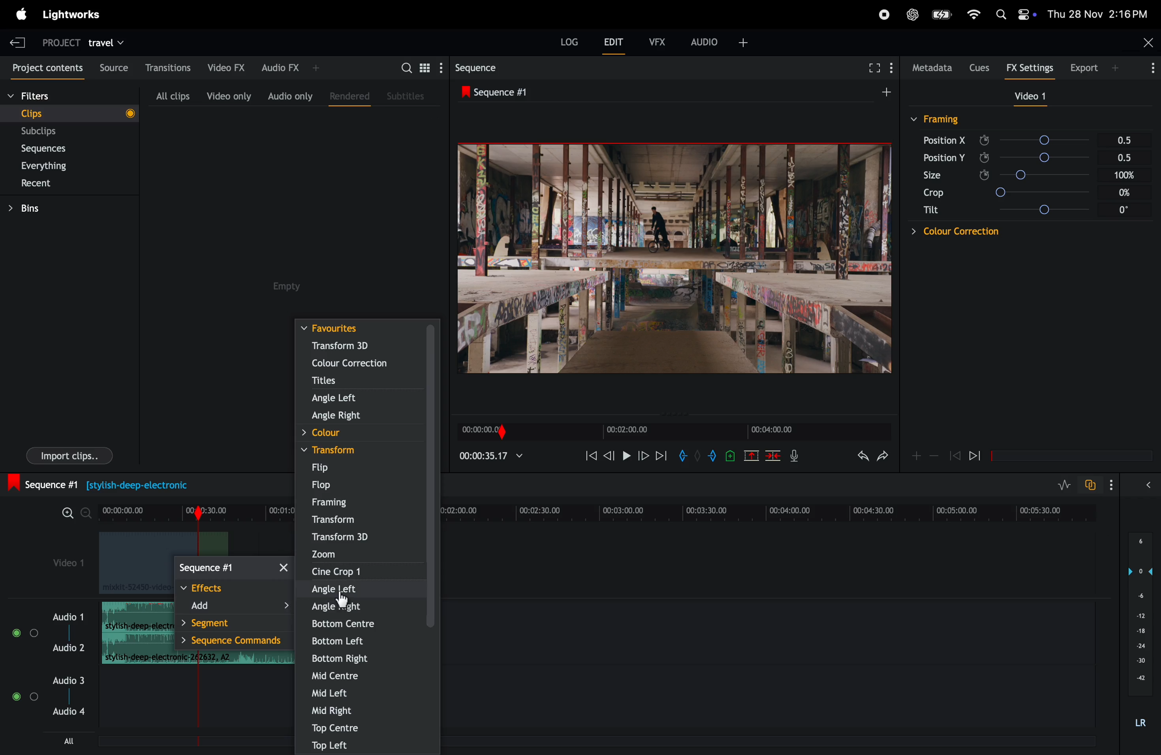 The width and height of the screenshot is (1161, 755). Describe the element at coordinates (879, 15) in the screenshot. I see `record` at that location.